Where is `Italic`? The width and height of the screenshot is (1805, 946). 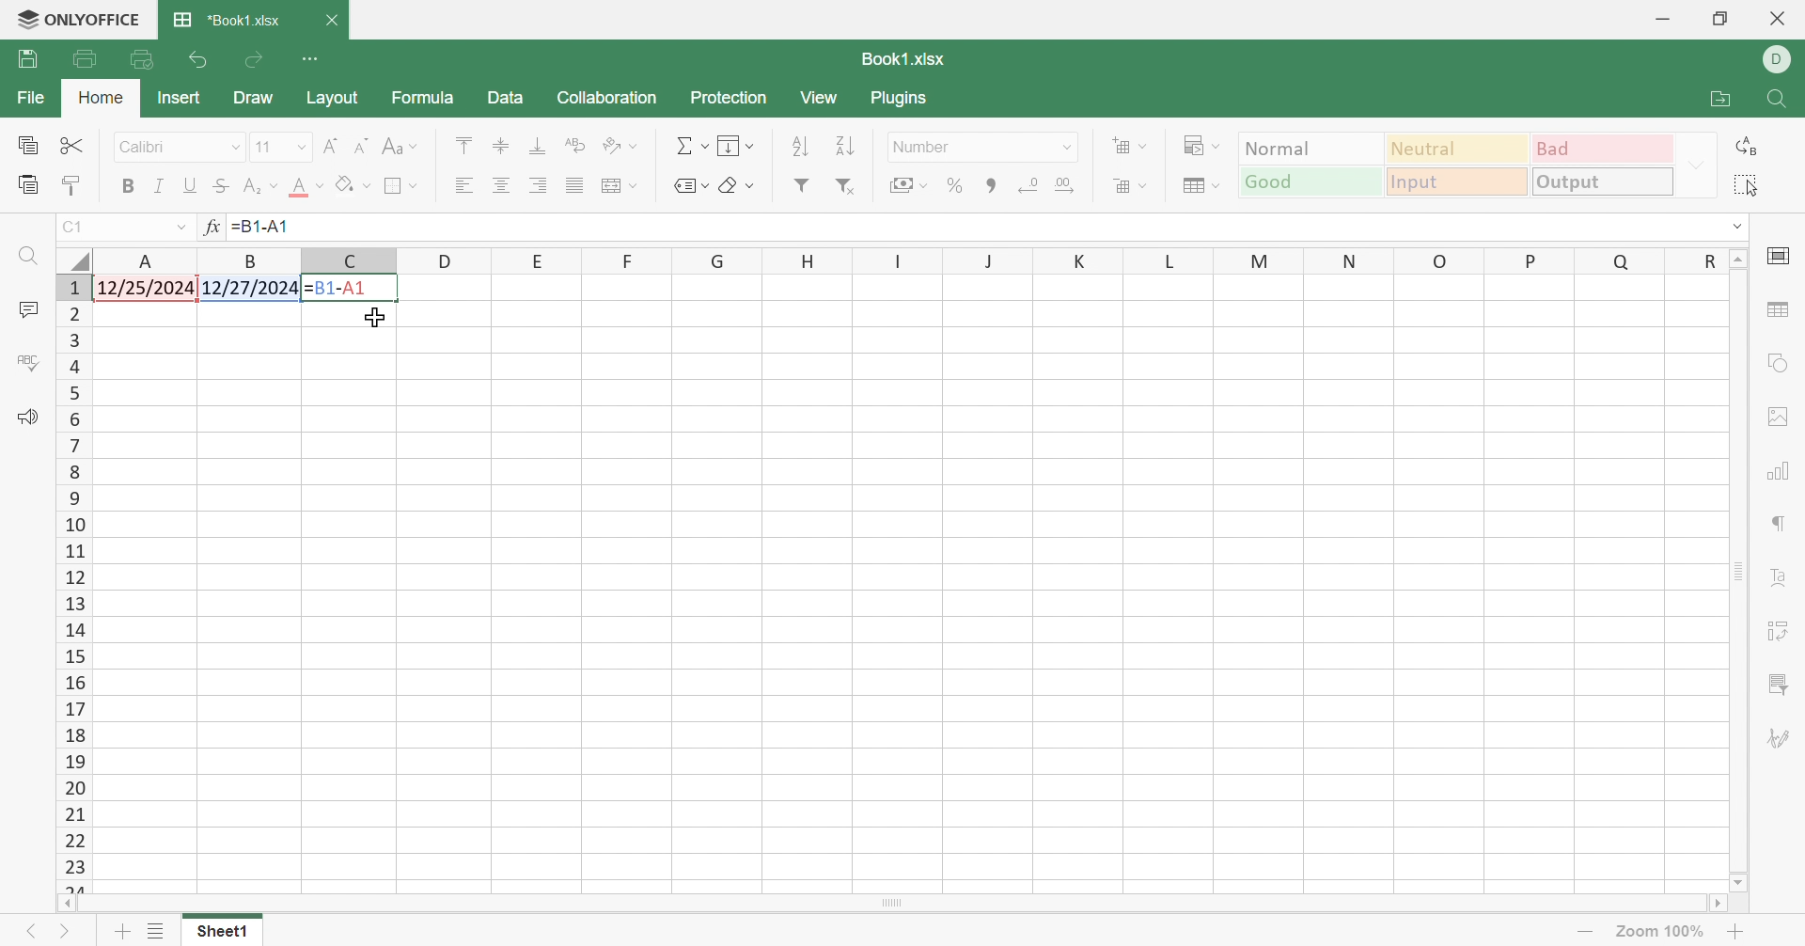 Italic is located at coordinates (160, 185).